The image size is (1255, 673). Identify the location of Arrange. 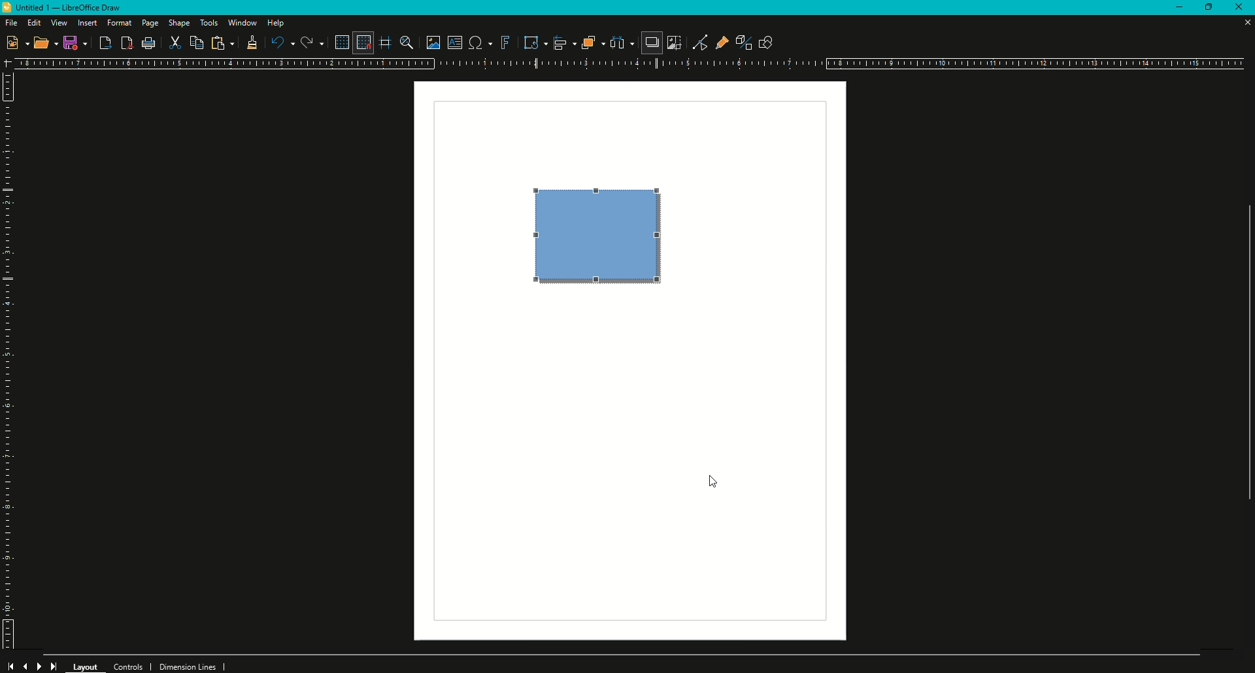
(588, 42).